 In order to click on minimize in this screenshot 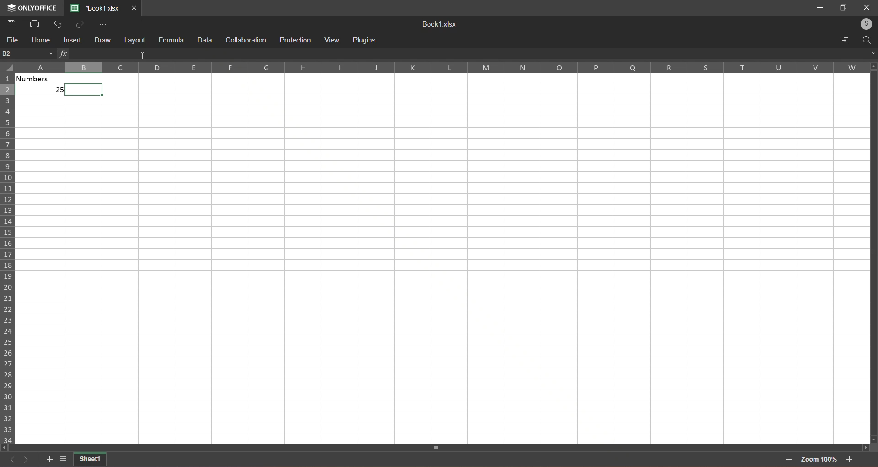, I will do `click(820, 8)`.